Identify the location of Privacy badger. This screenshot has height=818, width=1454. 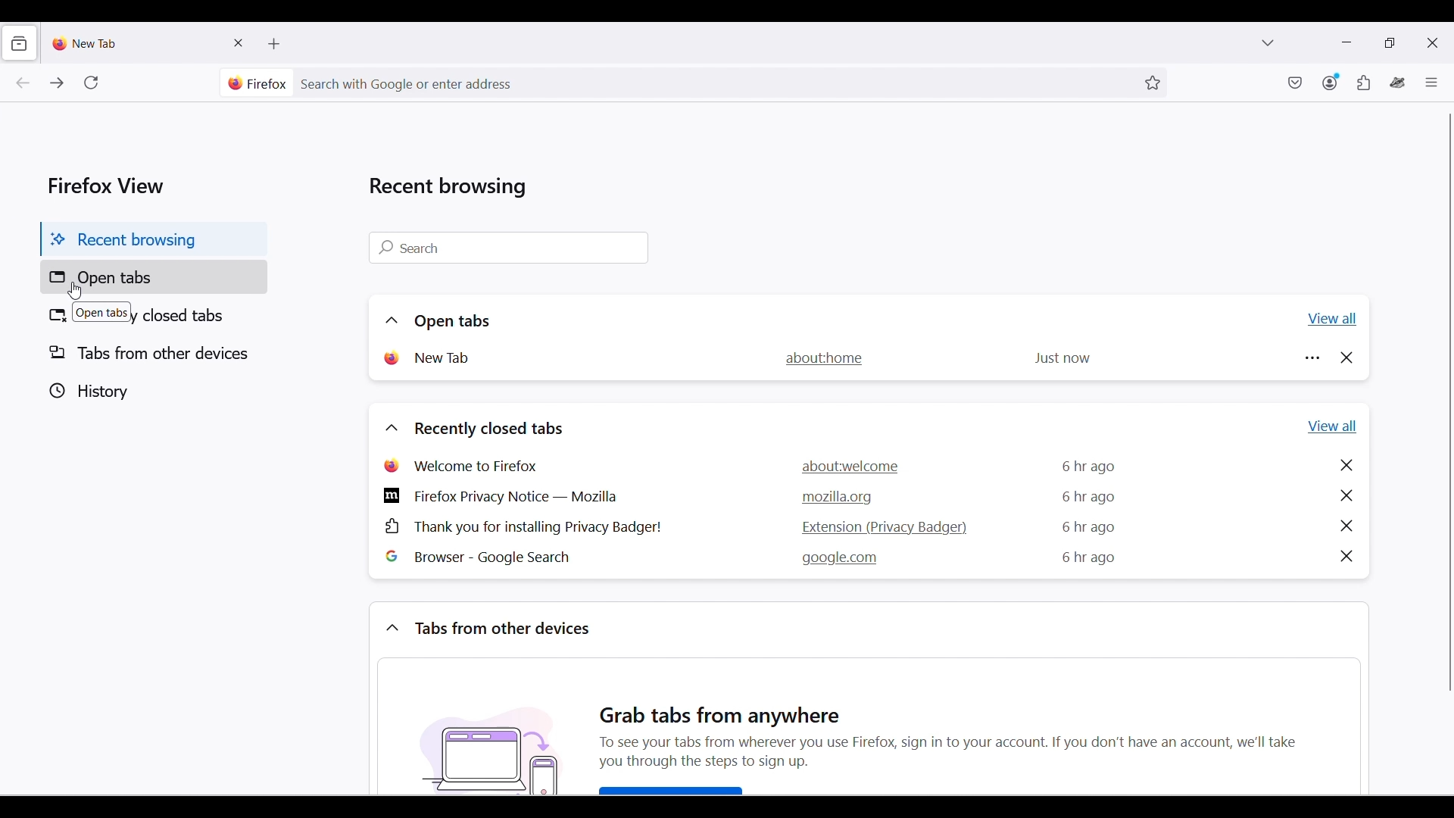
(1398, 83).